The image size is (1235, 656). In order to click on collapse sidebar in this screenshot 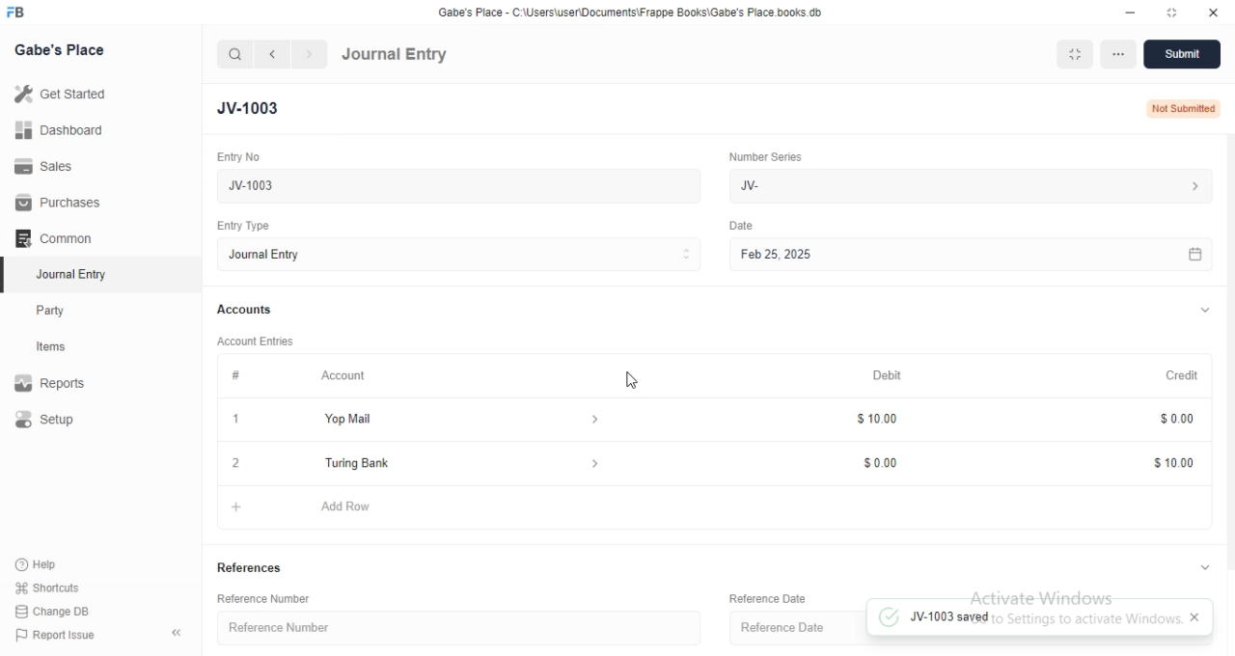, I will do `click(177, 634)`.